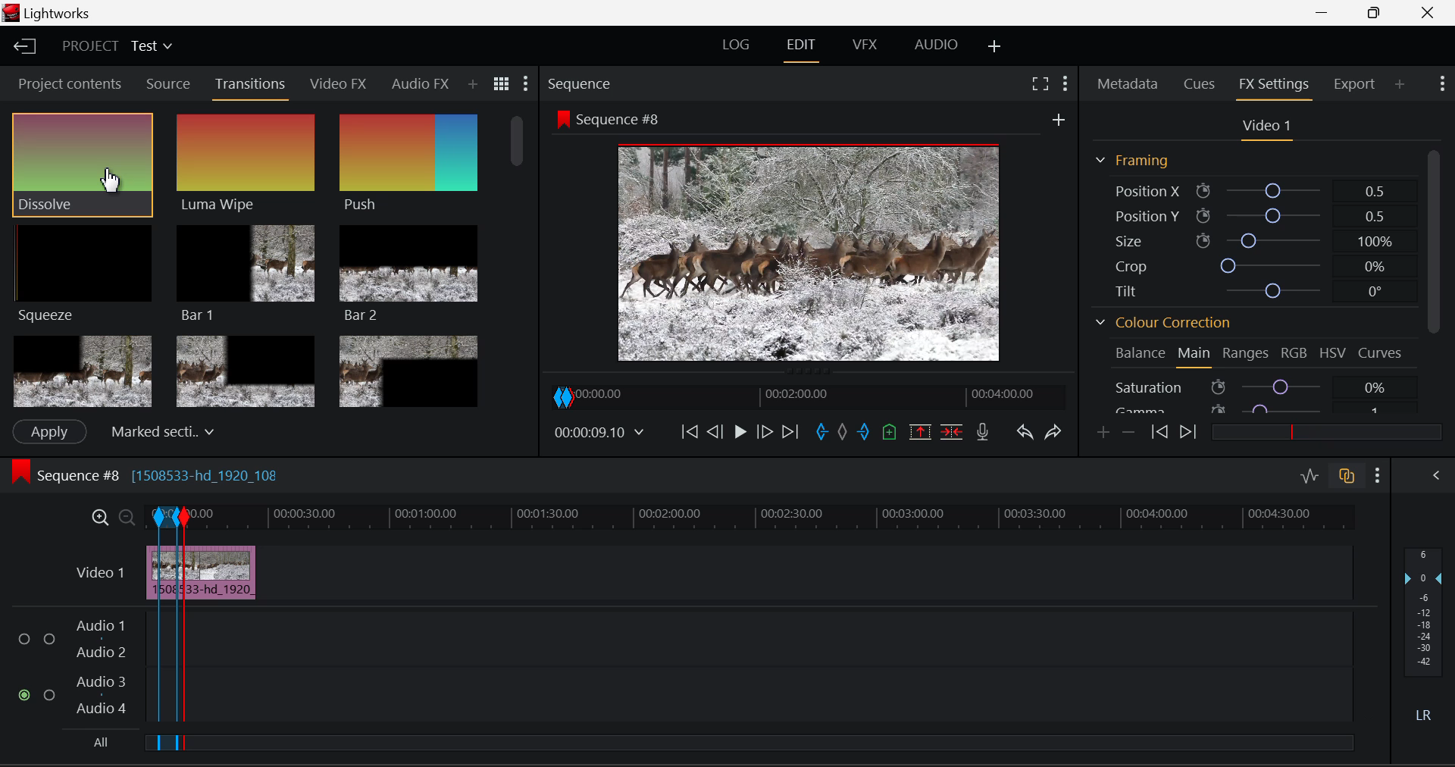 Image resolution: width=1455 pixels, height=767 pixels. What do you see at coordinates (738, 434) in the screenshot?
I see `Video Paused` at bounding box center [738, 434].